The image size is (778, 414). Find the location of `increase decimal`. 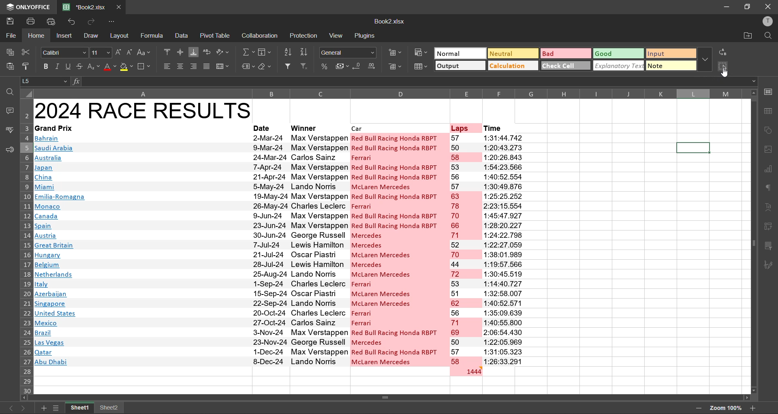

increase decimal is located at coordinates (373, 66).